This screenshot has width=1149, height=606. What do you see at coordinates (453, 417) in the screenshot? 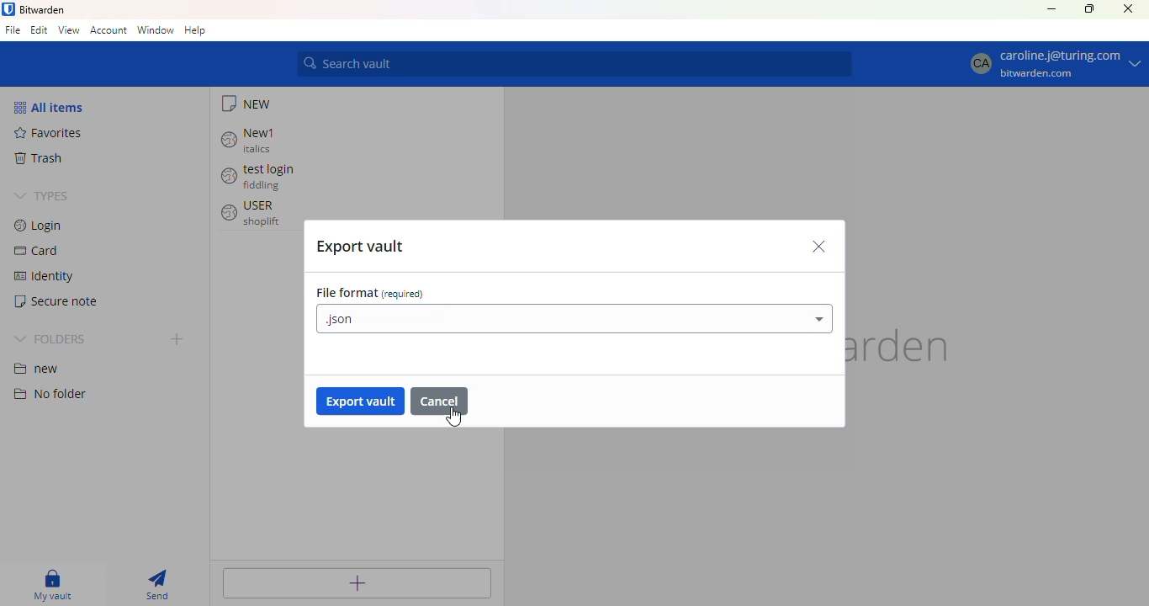
I see `cursor` at bounding box center [453, 417].